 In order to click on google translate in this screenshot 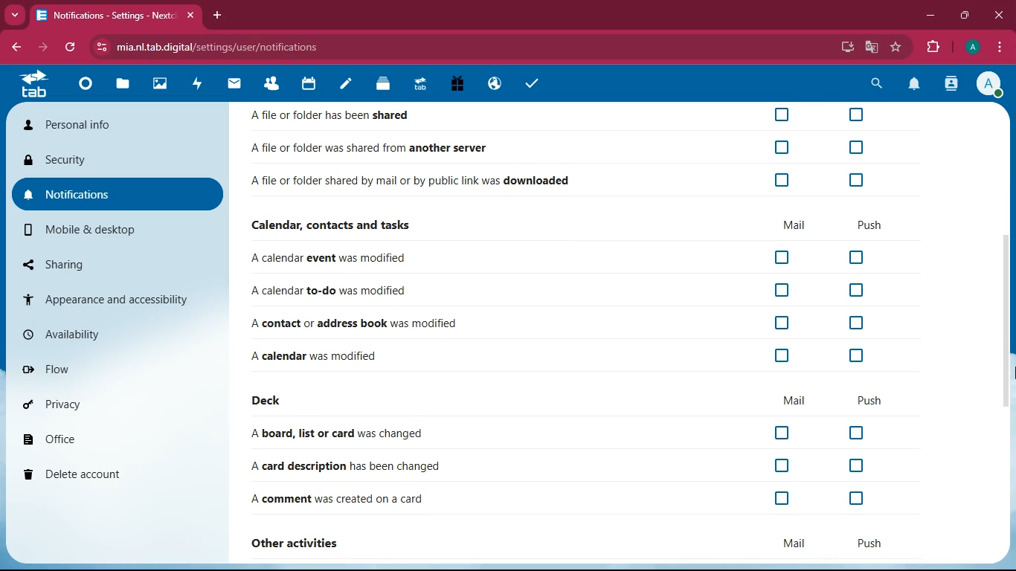, I will do `click(870, 48)`.